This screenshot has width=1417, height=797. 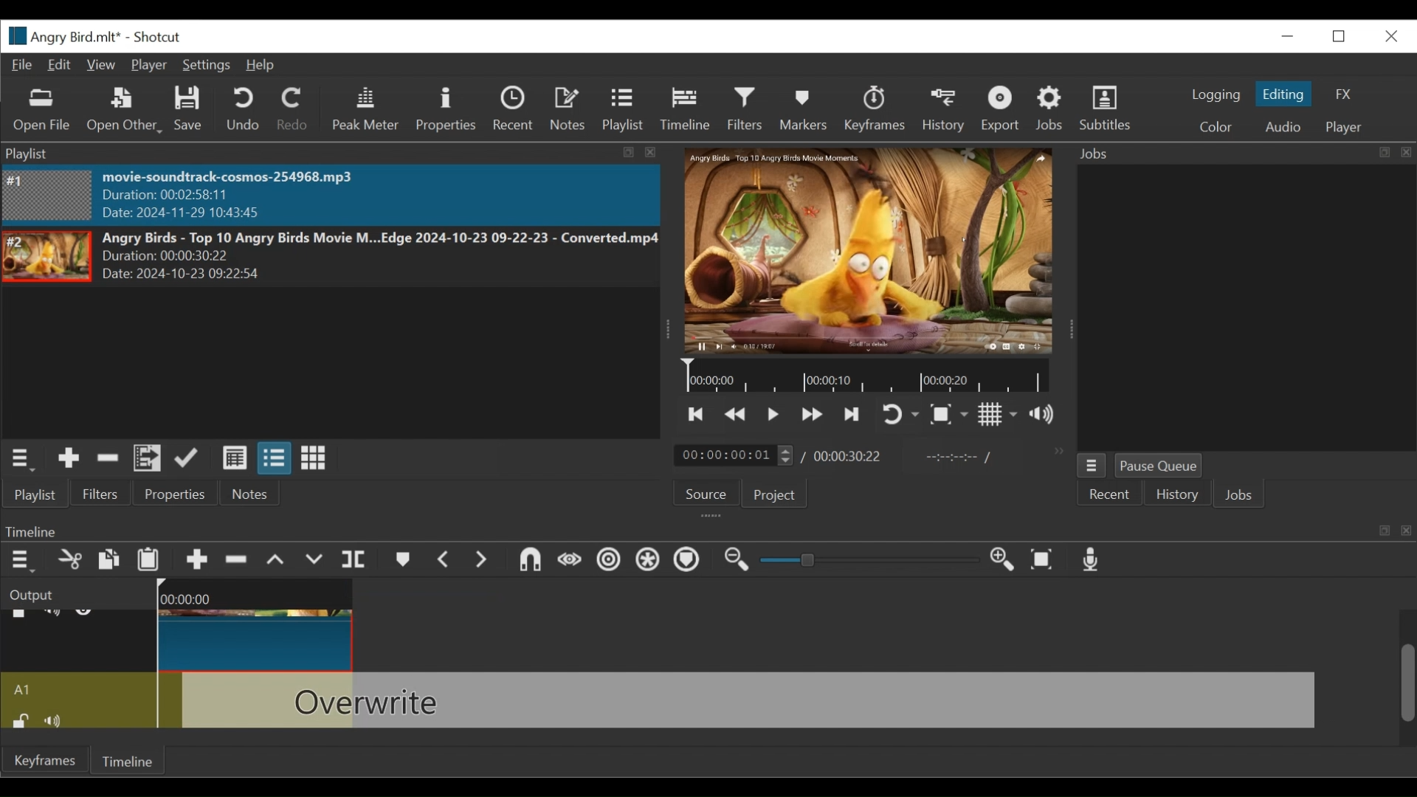 What do you see at coordinates (69, 458) in the screenshot?
I see `Add the source to the playlist` at bounding box center [69, 458].